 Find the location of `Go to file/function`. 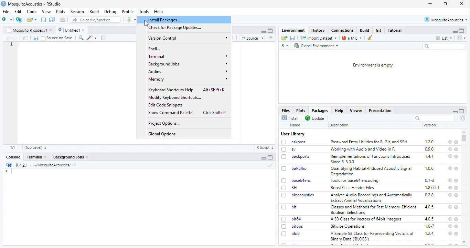

Go to file/function is located at coordinates (95, 20).